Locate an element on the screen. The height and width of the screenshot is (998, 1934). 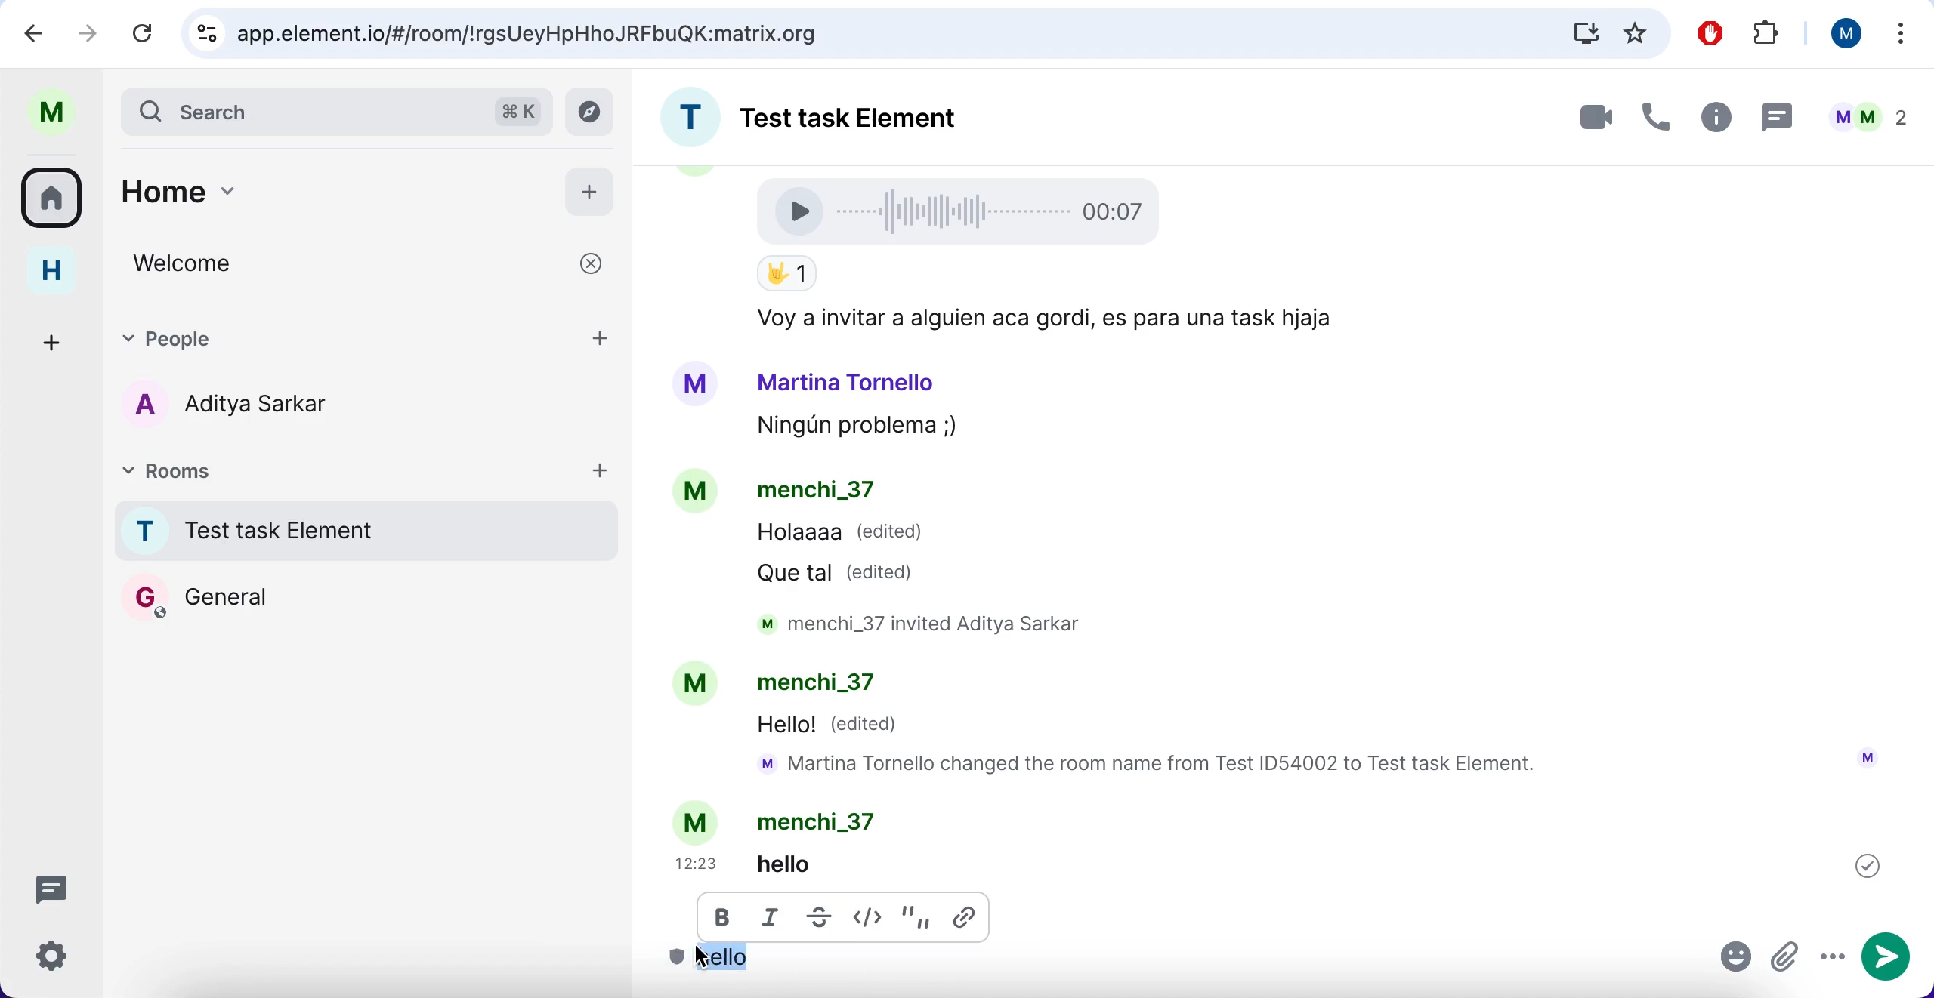
strikethrough is located at coordinates (818, 917).